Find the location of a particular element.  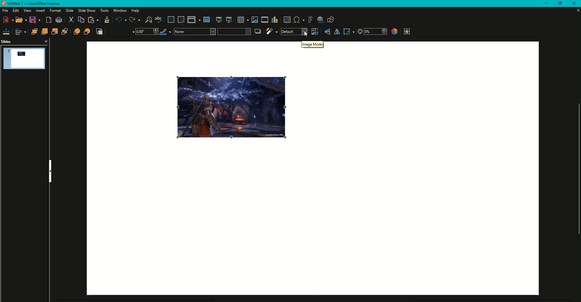

Export as PDF is located at coordinates (49, 21).